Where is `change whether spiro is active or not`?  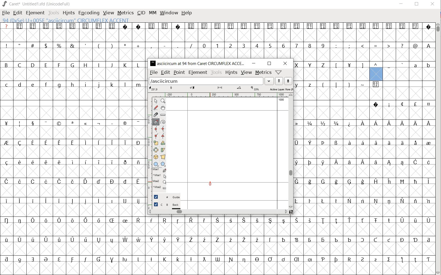
change whether spiro is active or not is located at coordinates (164, 122).